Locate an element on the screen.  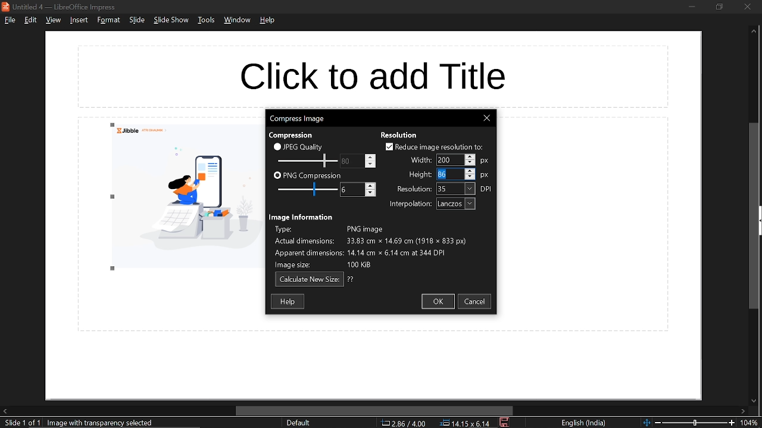
interpolation is located at coordinates (456, 204).